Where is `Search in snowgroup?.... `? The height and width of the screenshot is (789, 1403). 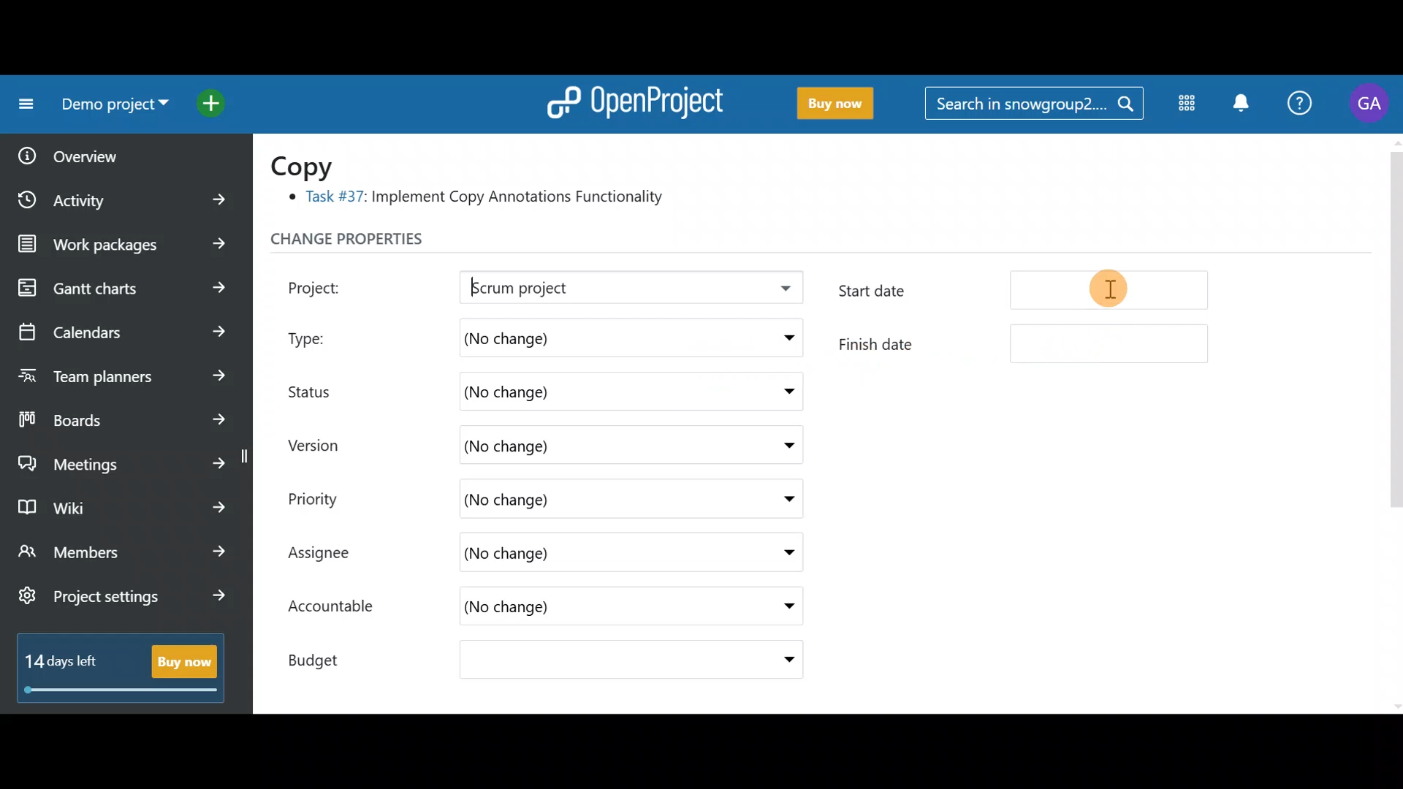
Search in snowgroup?....  is located at coordinates (1038, 104).